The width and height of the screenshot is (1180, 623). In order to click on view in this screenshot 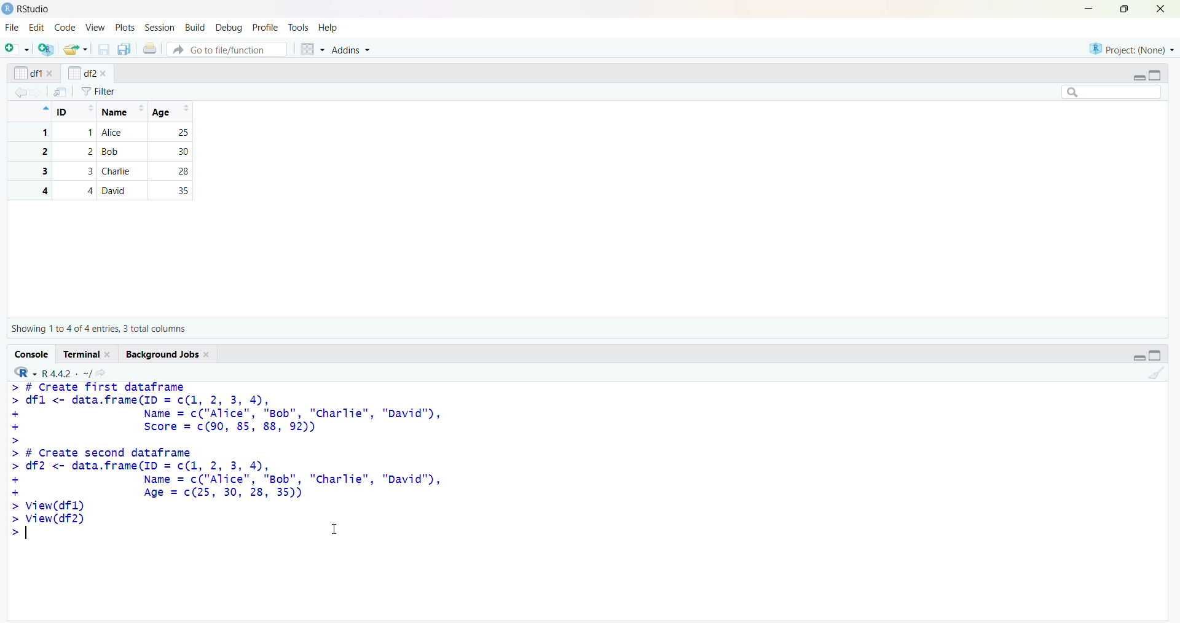, I will do `click(96, 28)`.